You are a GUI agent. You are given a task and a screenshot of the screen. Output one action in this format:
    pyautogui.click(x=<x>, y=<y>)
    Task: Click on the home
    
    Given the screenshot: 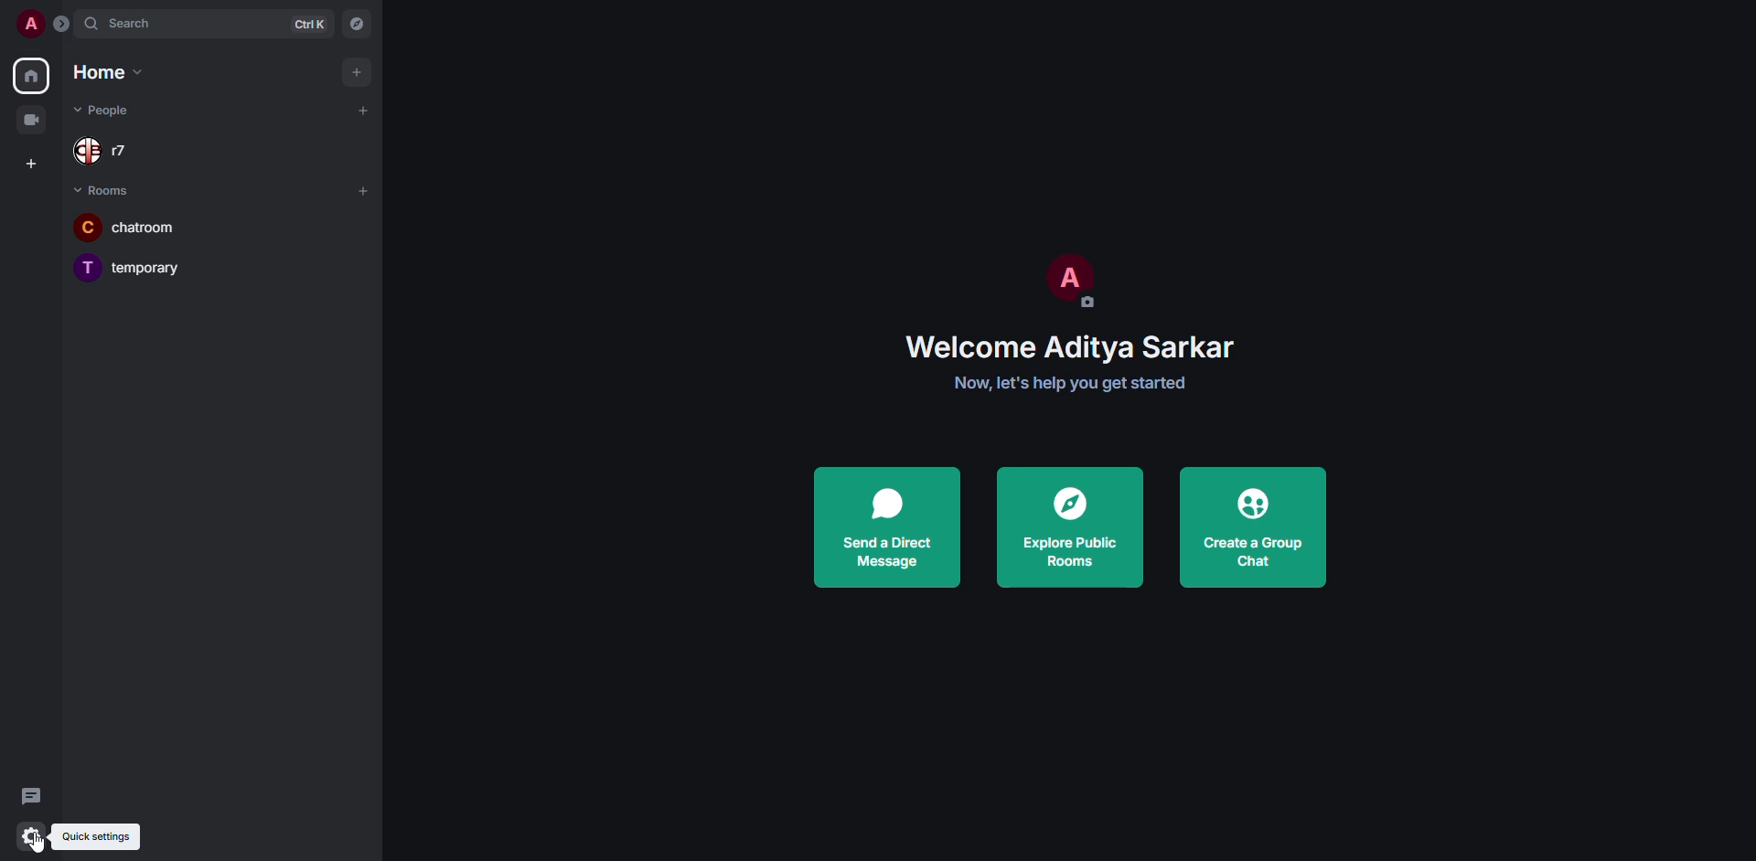 What is the action you would take?
    pyautogui.click(x=108, y=69)
    